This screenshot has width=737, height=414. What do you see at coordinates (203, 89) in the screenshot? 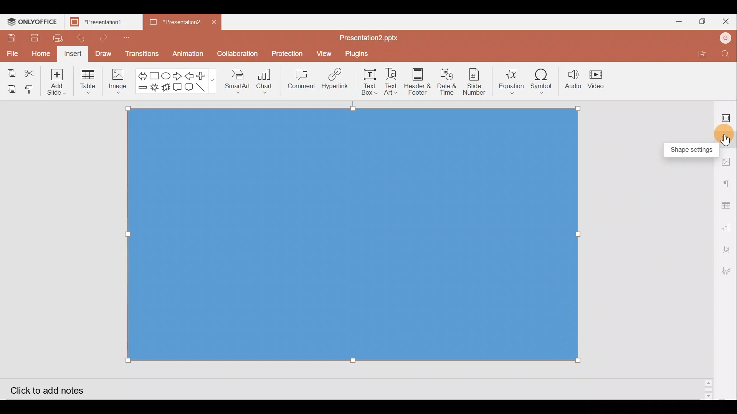
I see `Line` at bounding box center [203, 89].